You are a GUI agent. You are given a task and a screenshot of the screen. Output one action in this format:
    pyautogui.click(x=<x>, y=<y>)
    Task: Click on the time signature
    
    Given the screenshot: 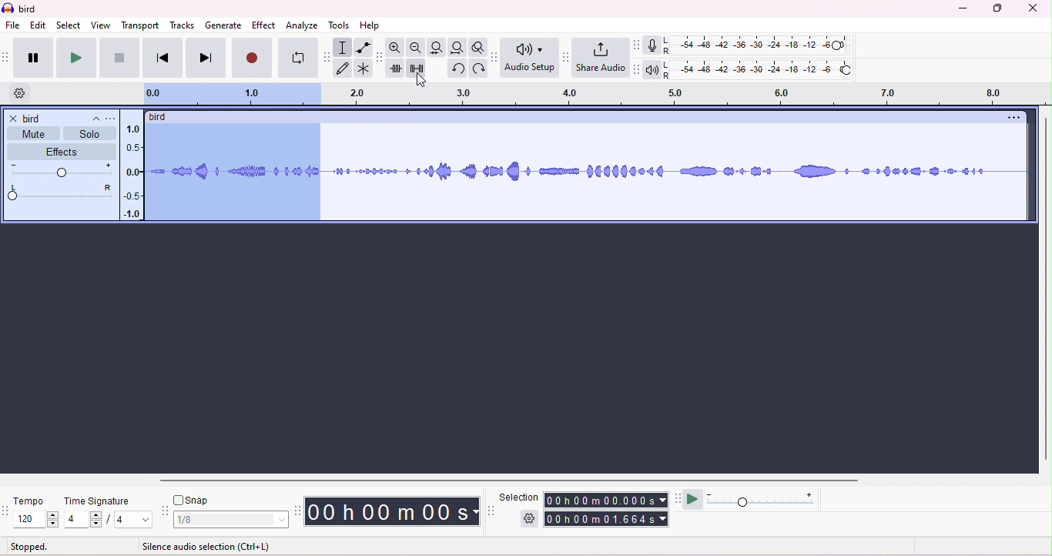 What is the action you would take?
    pyautogui.click(x=99, y=501)
    